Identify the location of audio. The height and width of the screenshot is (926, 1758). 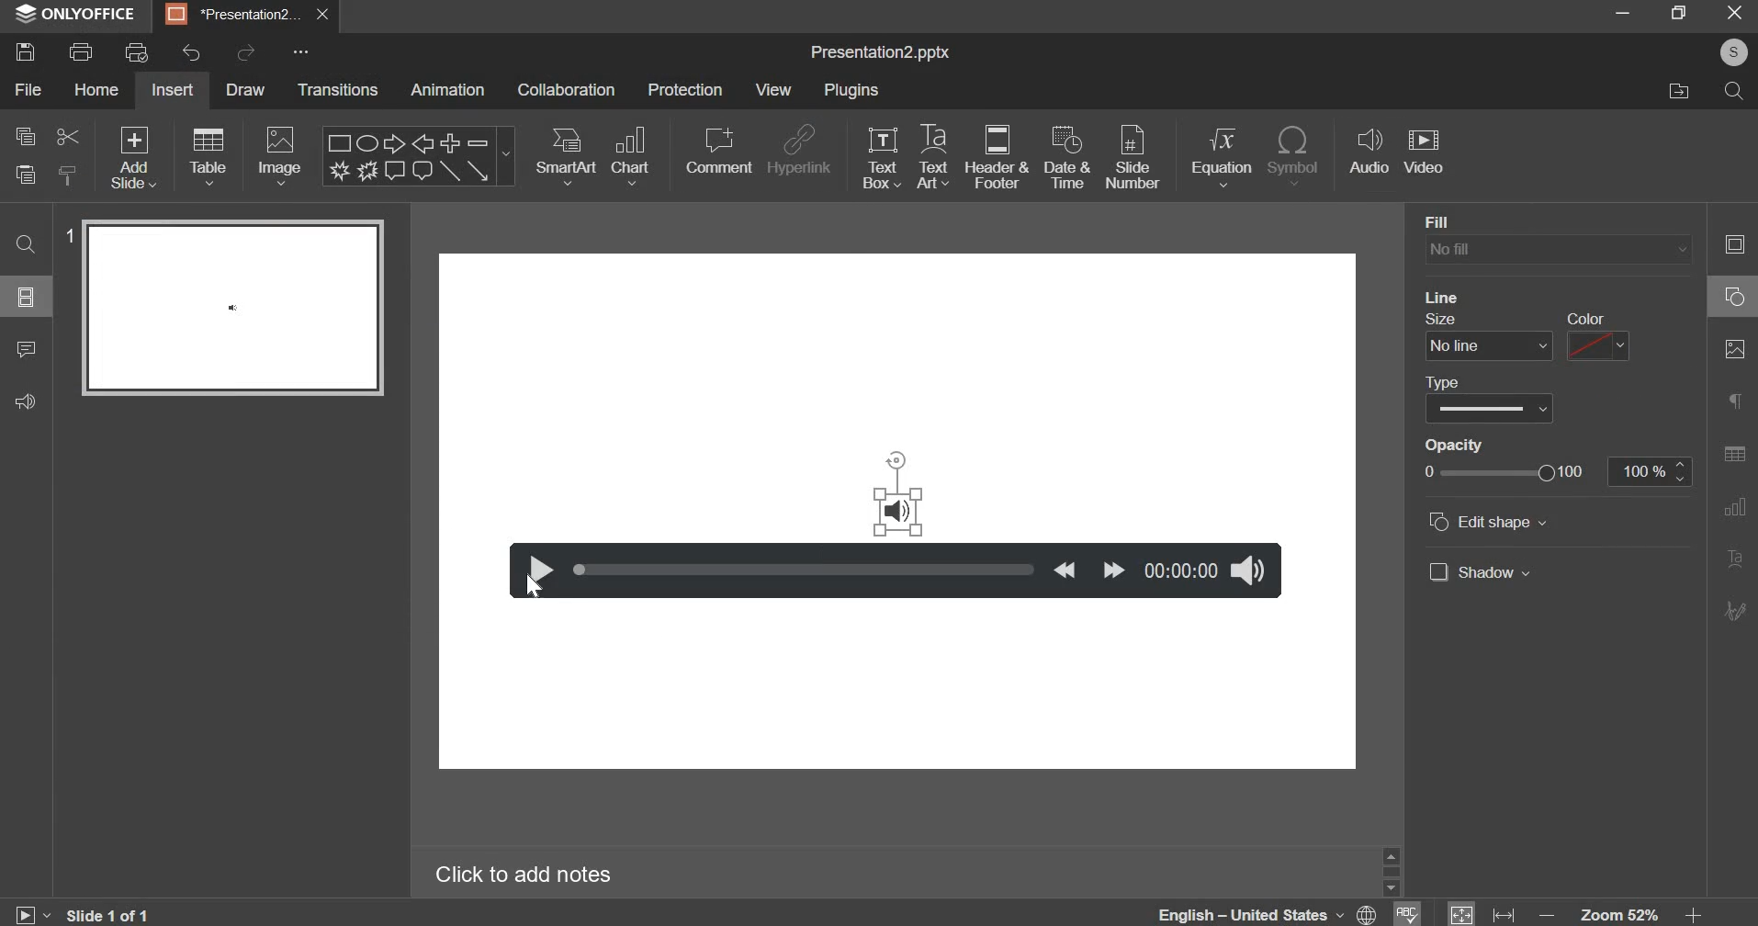
(899, 512).